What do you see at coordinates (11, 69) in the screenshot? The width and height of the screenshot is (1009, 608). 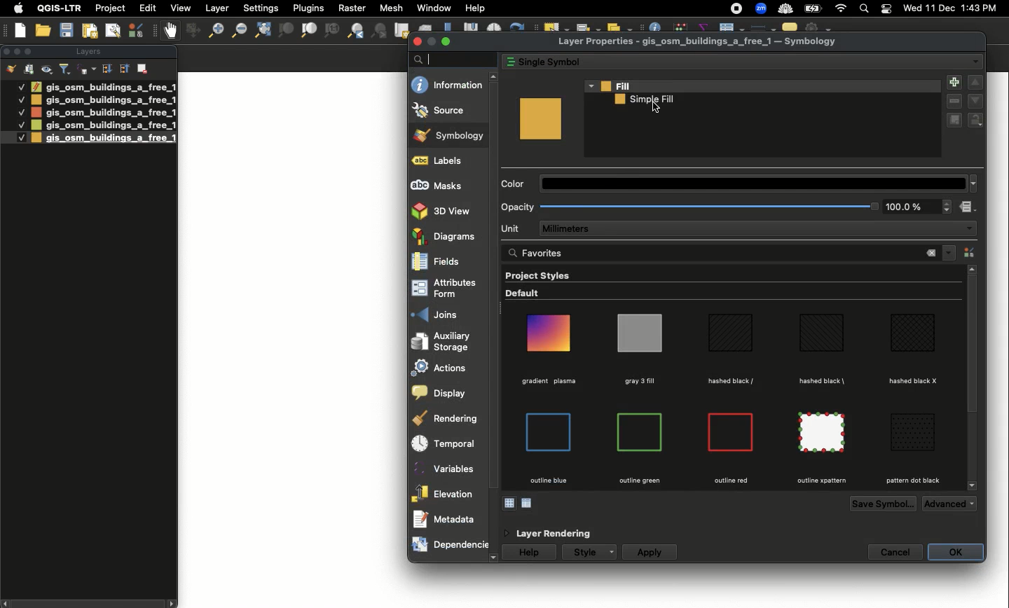 I see `Open the layer styling panel` at bounding box center [11, 69].